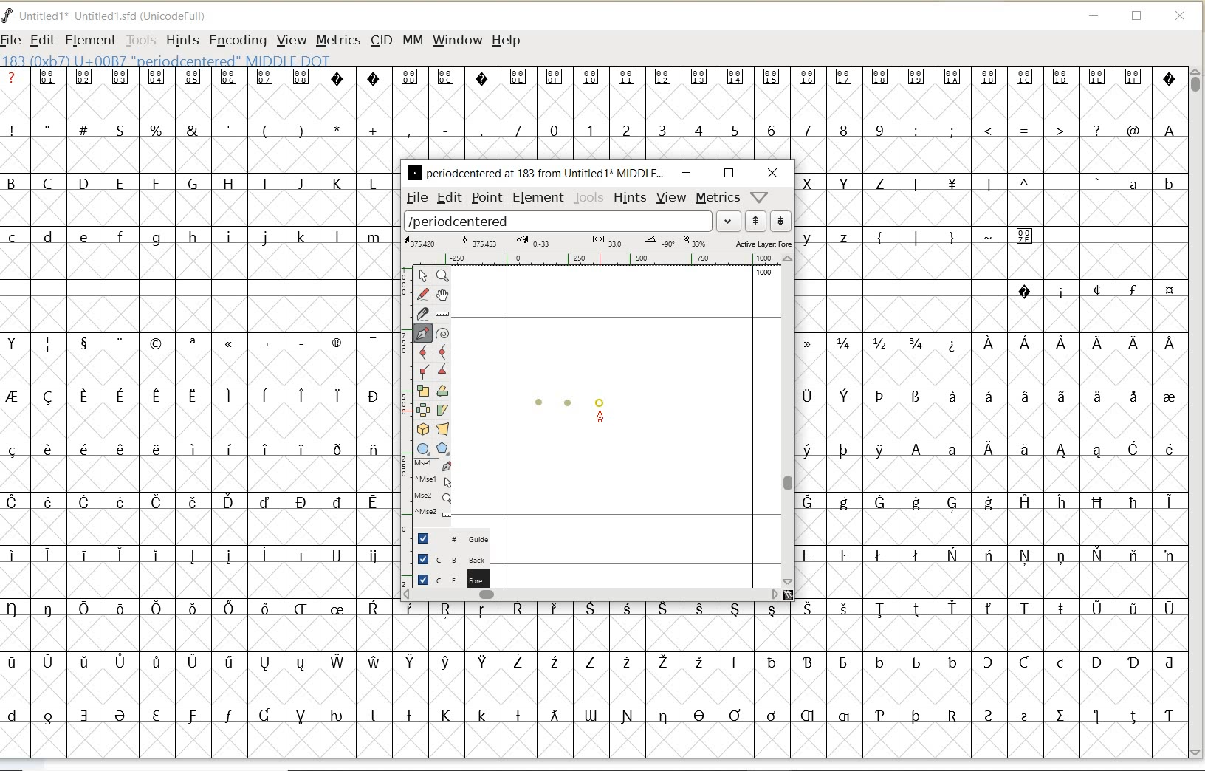  I want to click on TOOLS, so click(141, 40).